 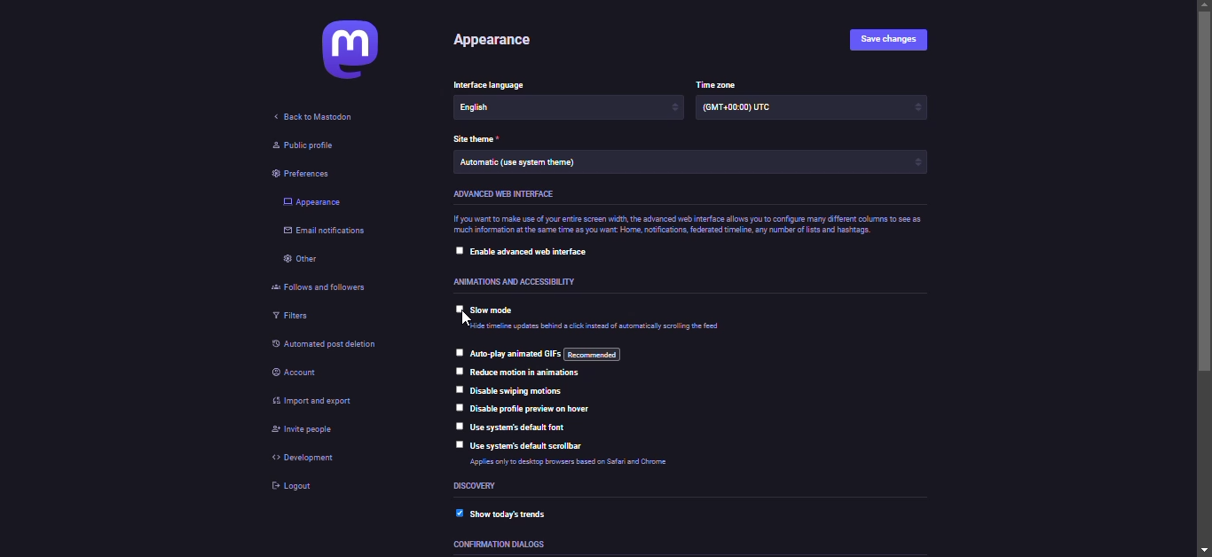 What do you see at coordinates (315, 116) in the screenshot?
I see `back to mastodon` at bounding box center [315, 116].